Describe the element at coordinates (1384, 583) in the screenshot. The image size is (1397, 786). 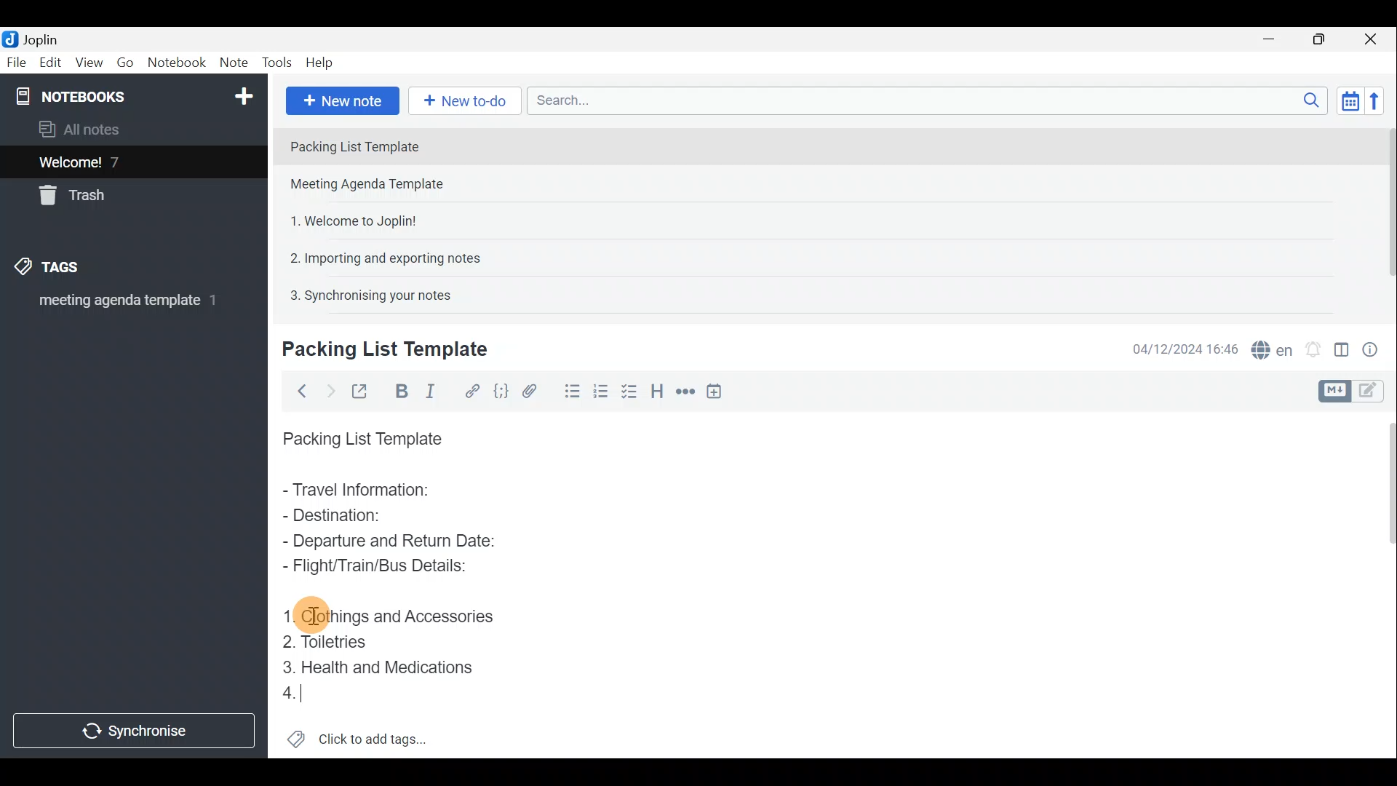
I see `Scroll bar` at that location.